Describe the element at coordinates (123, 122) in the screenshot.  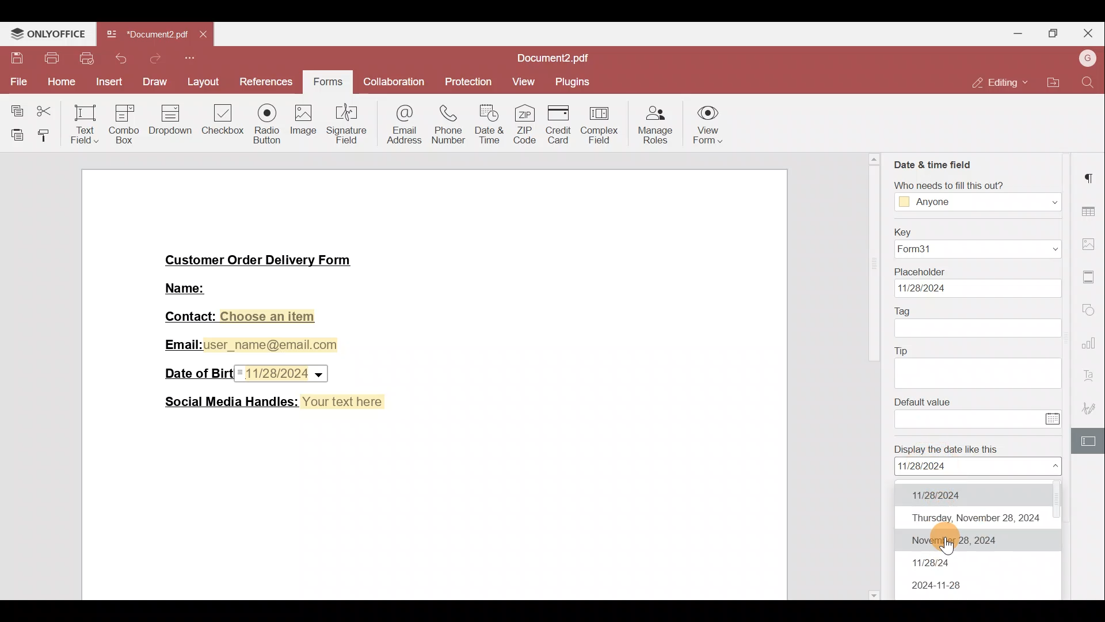
I see `Combo box` at that location.